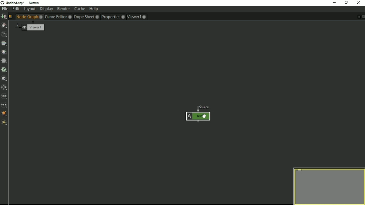 The image size is (365, 205). What do you see at coordinates (110, 17) in the screenshot?
I see `Properties` at bounding box center [110, 17].